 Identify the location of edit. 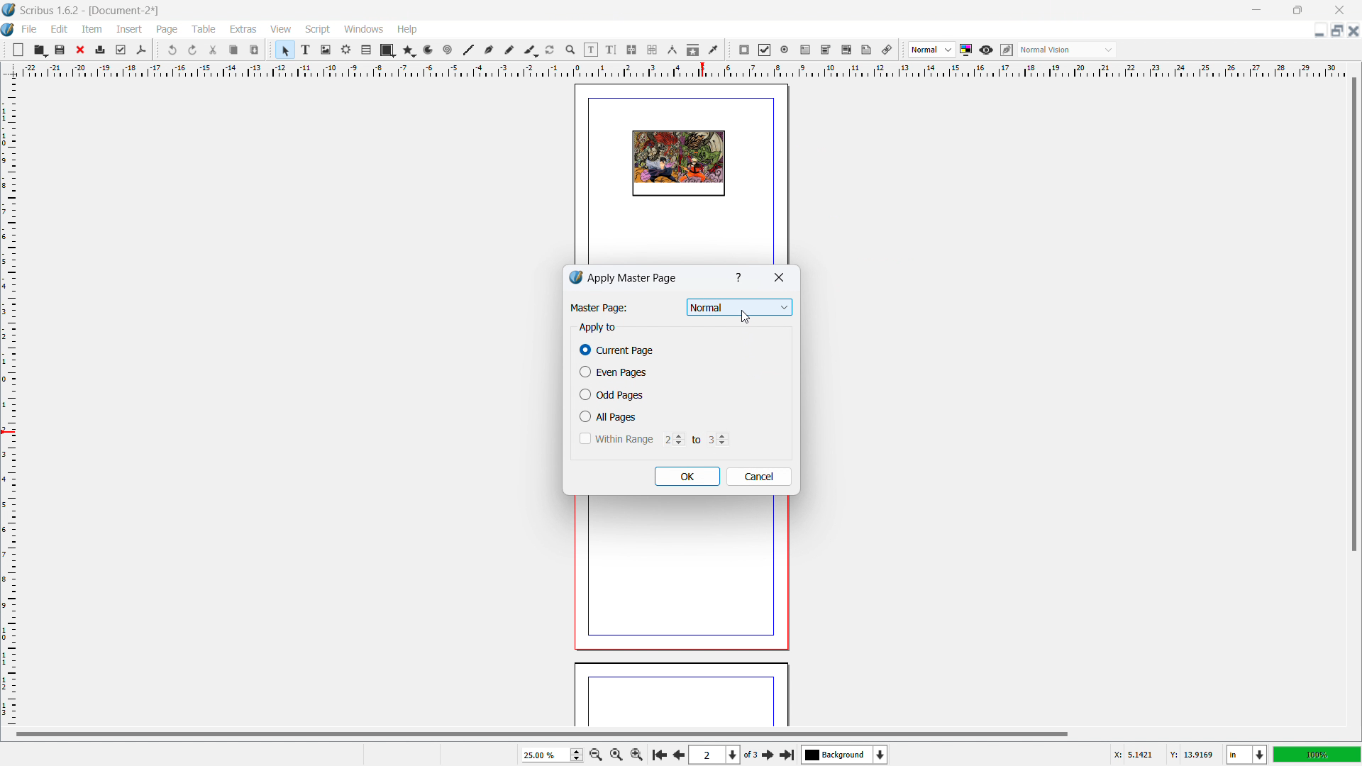
(60, 29).